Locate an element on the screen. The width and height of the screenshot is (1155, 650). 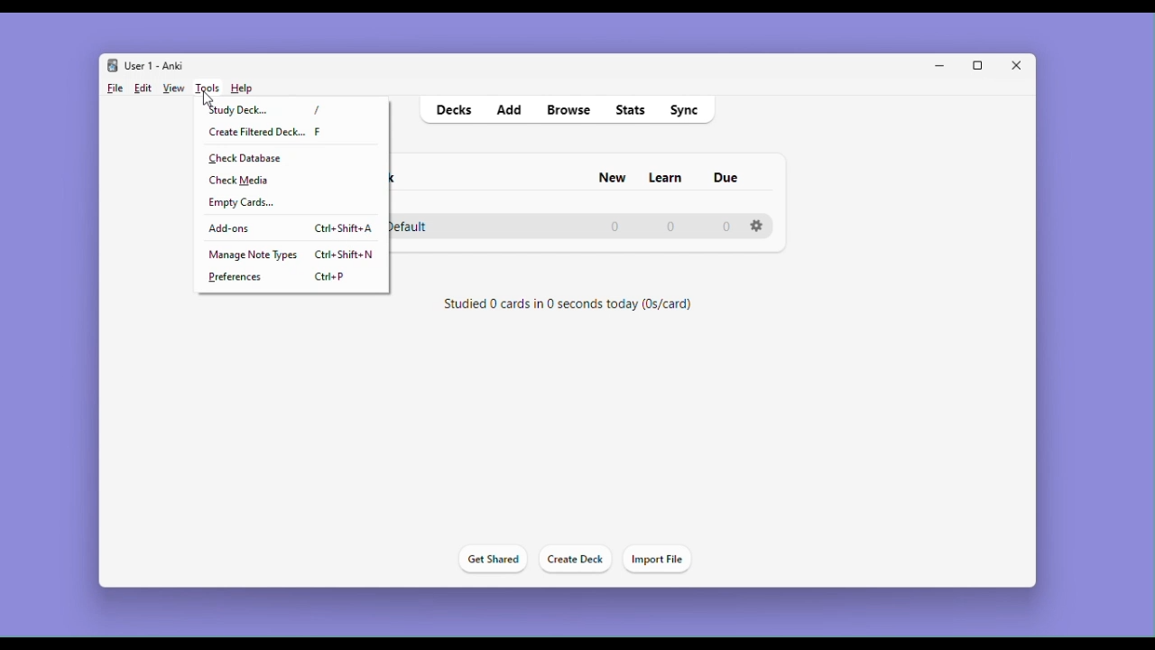
User 1 - Anki is located at coordinates (151, 67).